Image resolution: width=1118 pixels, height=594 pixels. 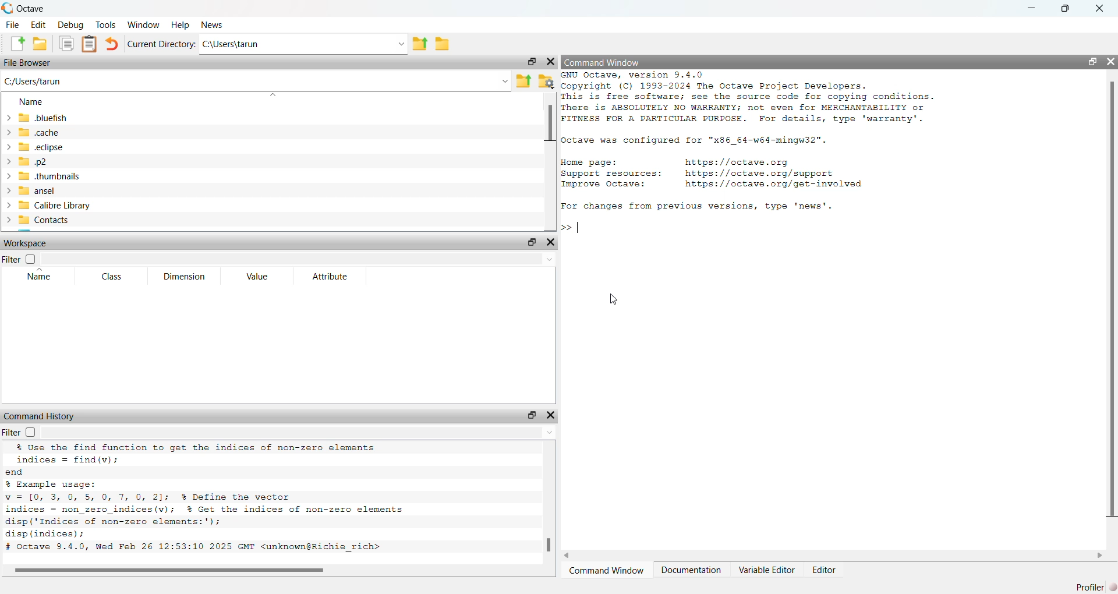 What do you see at coordinates (547, 505) in the screenshot?
I see `vertical scroll bar` at bounding box center [547, 505].